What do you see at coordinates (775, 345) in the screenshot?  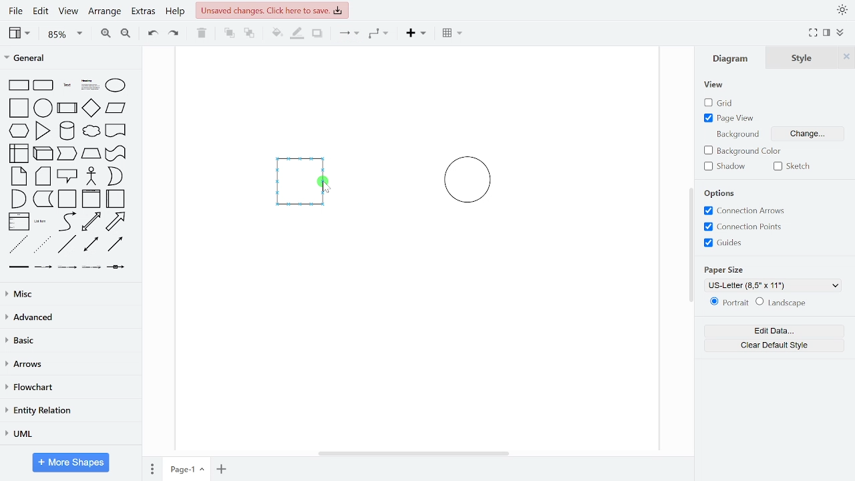 I see `clear default style` at bounding box center [775, 345].